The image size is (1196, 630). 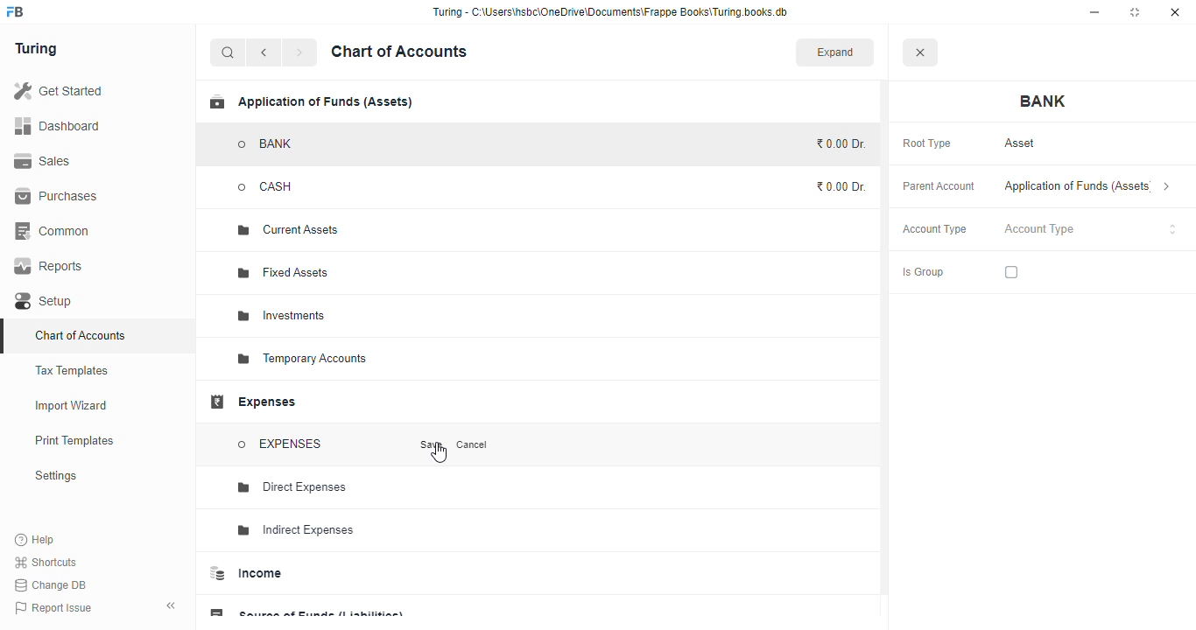 What do you see at coordinates (433, 444) in the screenshot?
I see `save` at bounding box center [433, 444].